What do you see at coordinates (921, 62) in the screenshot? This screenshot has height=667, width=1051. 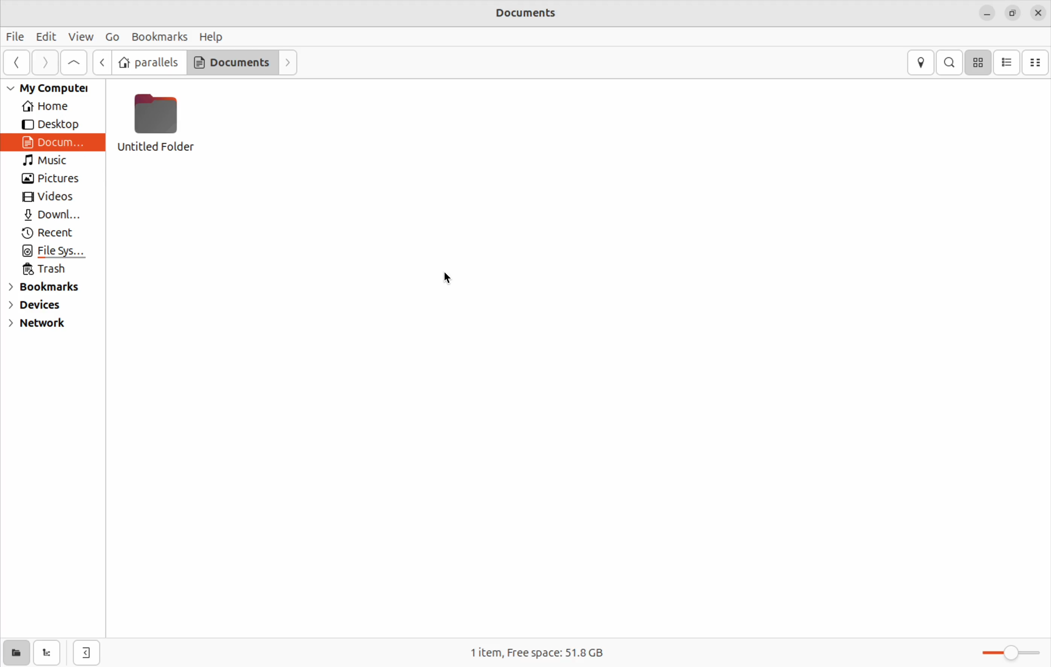 I see `location` at bounding box center [921, 62].